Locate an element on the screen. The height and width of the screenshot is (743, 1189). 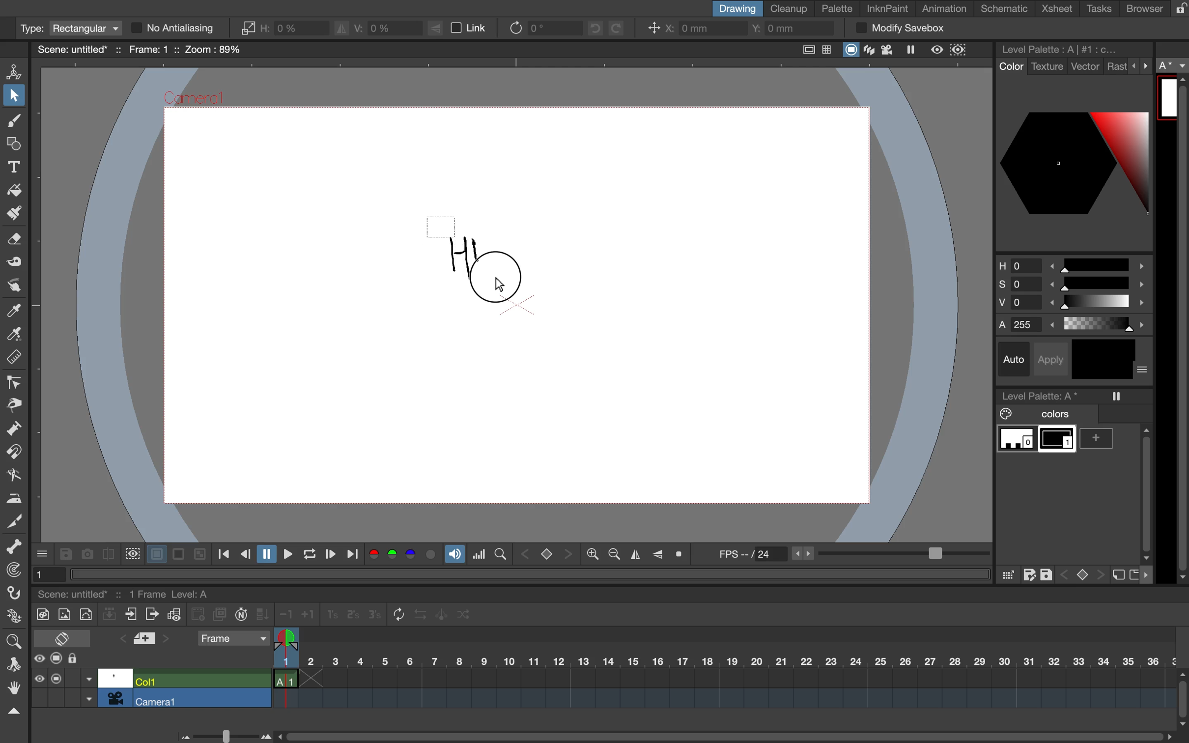
black background is located at coordinates (178, 555).